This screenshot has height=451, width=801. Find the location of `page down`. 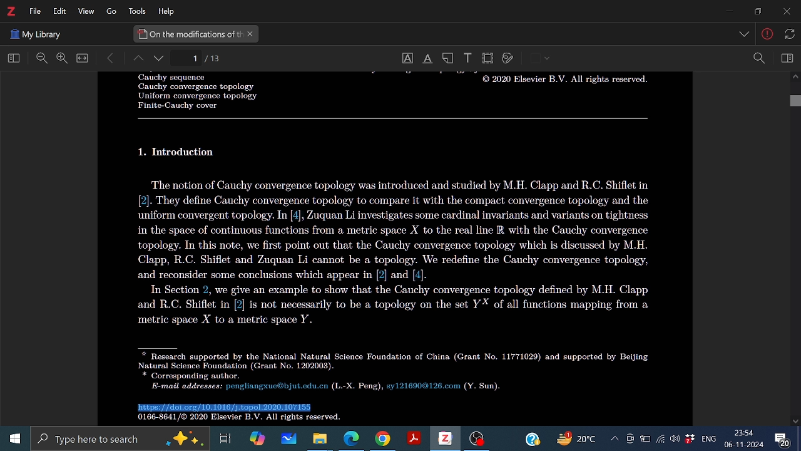

page down is located at coordinates (160, 60).